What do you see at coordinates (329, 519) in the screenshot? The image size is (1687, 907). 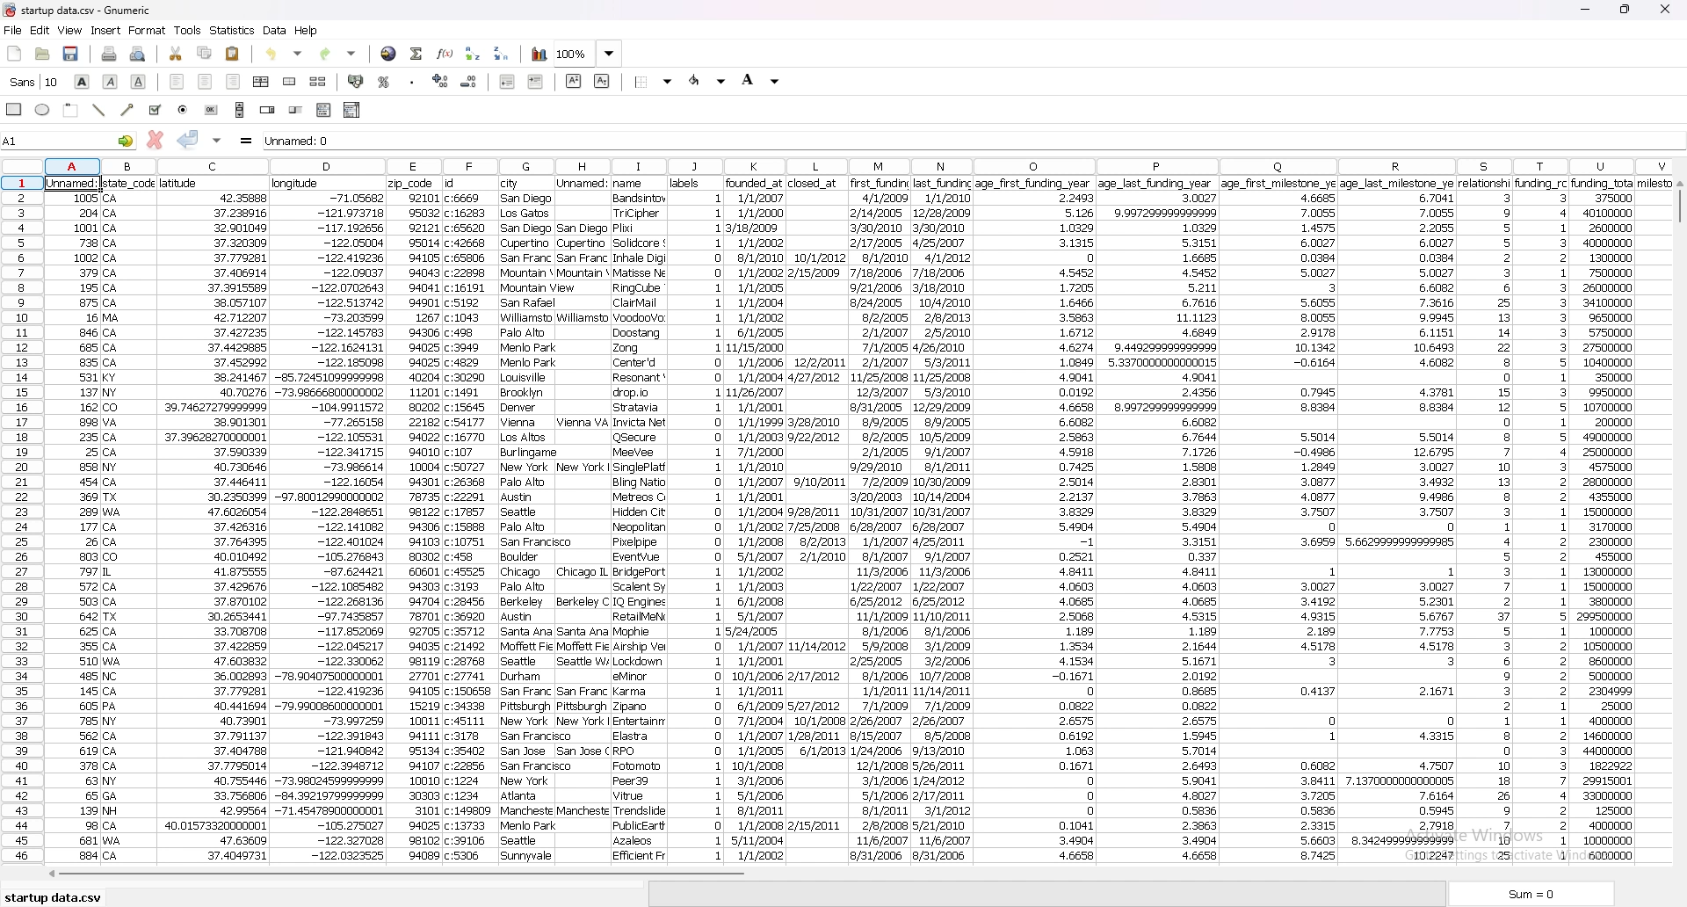 I see `data` at bounding box center [329, 519].